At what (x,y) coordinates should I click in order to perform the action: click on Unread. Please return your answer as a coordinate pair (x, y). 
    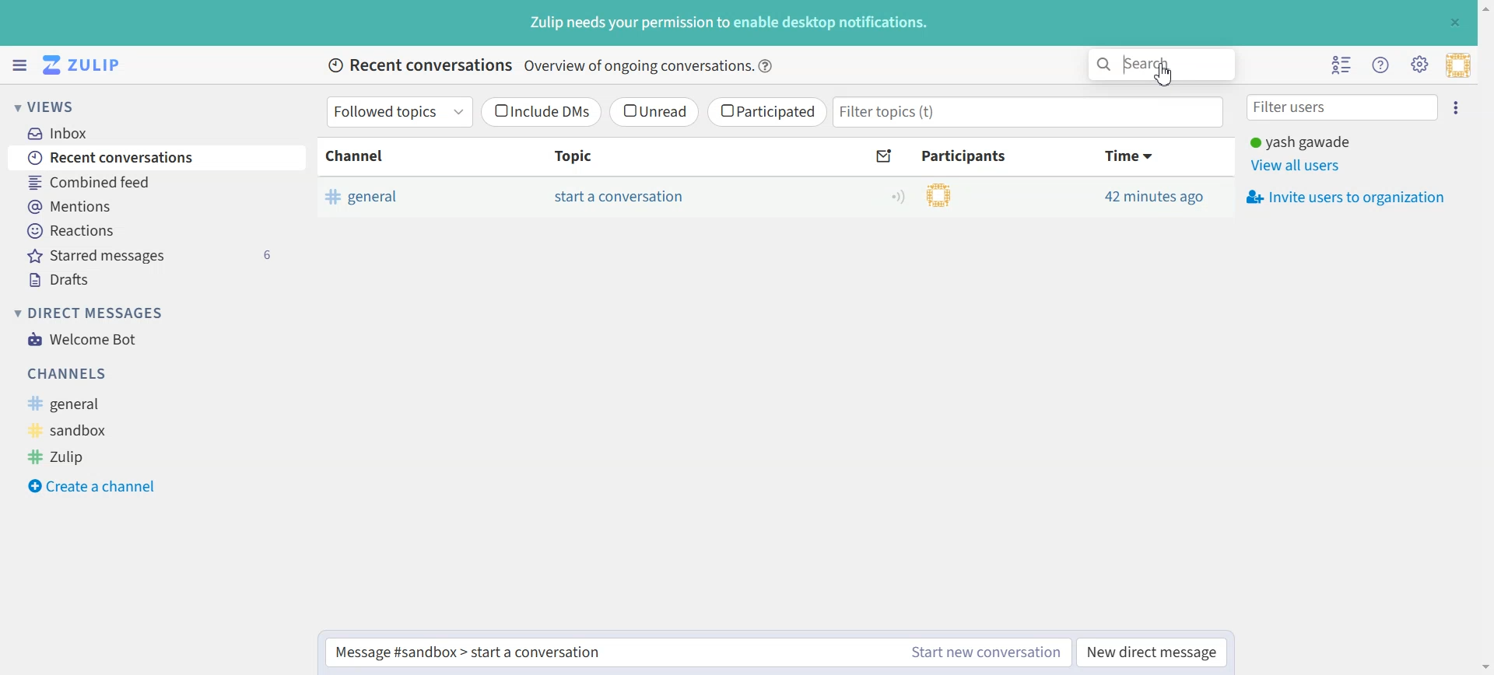
    Looking at the image, I should click on (654, 112).